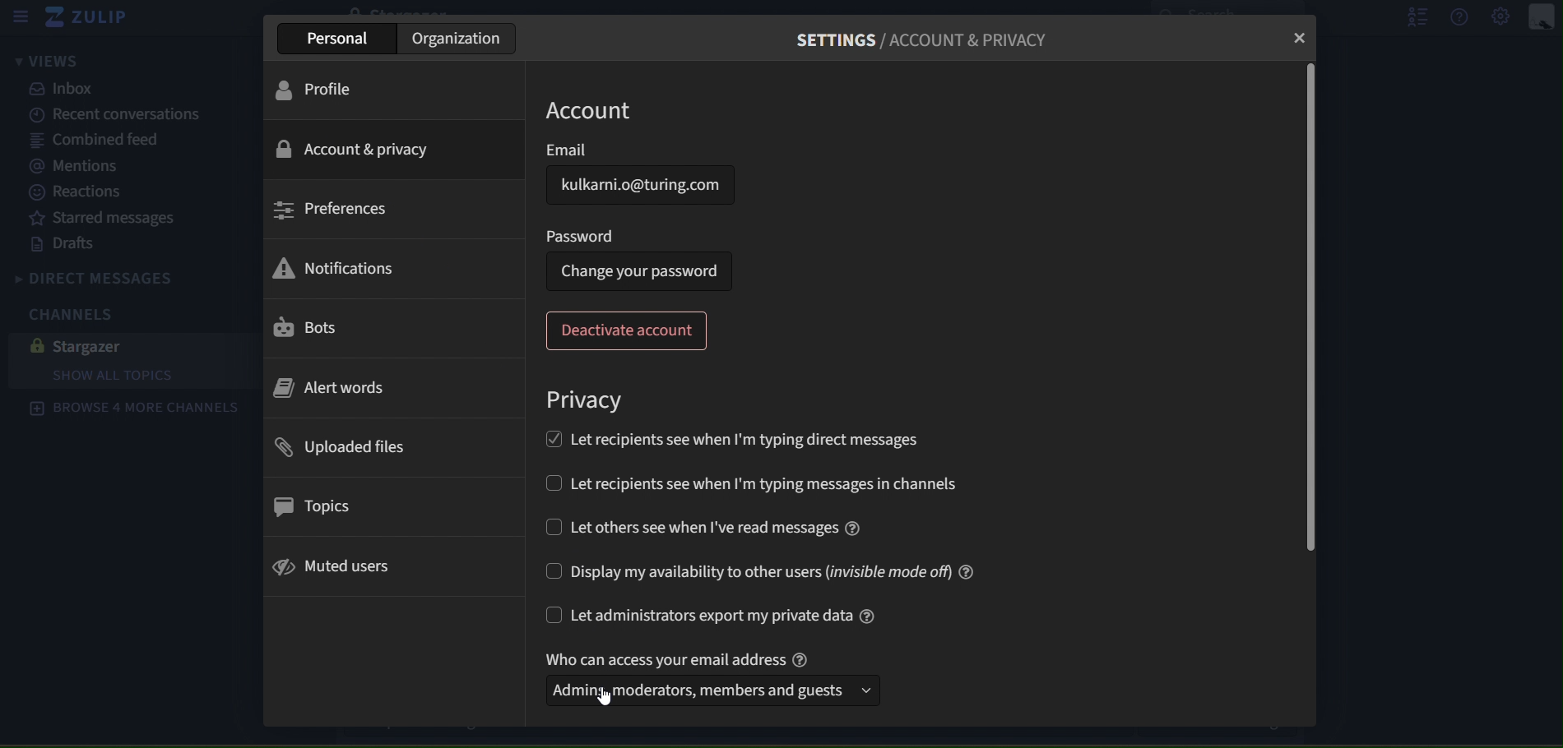 This screenshot has height=748, width=1563. Describe the element at coordinates (332, 390) in the screenshot. I see `alert words` at that location.